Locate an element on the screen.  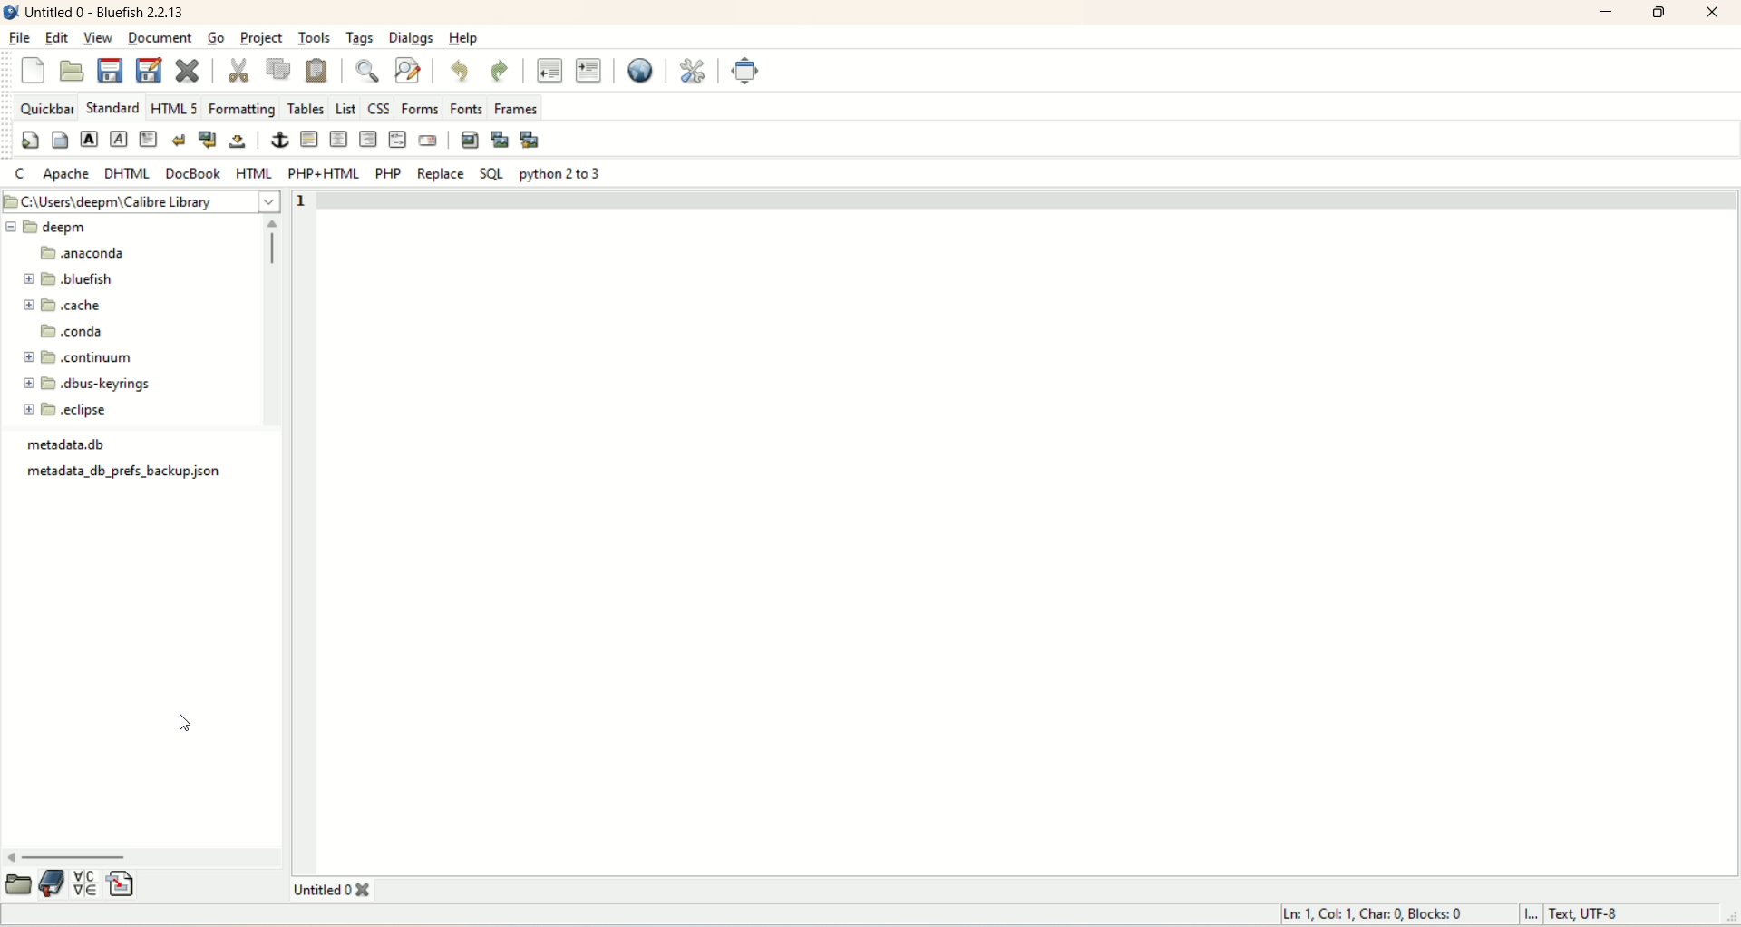
non breaking space is located at coordinates (238, 142).